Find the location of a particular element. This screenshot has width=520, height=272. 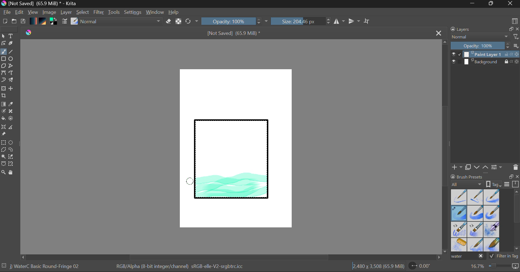

Pan is located at coordinates (13, 173).